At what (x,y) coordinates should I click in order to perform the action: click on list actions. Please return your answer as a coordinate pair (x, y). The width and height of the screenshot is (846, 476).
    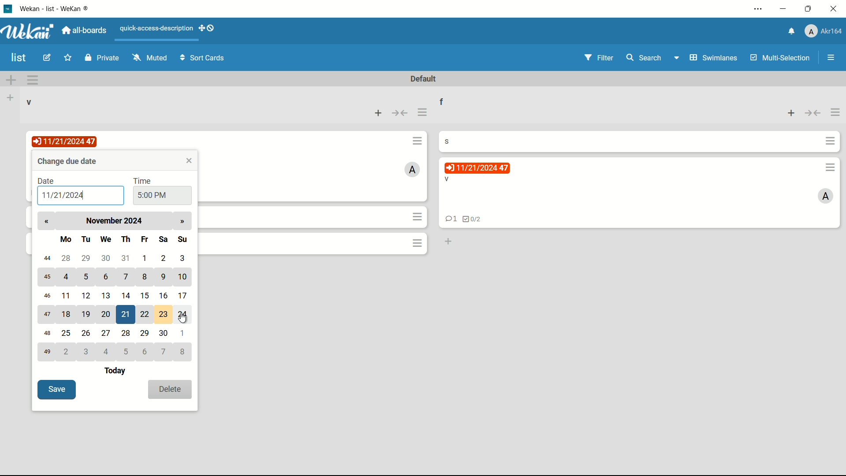
    Looking at the image, I should click on (423, 113).